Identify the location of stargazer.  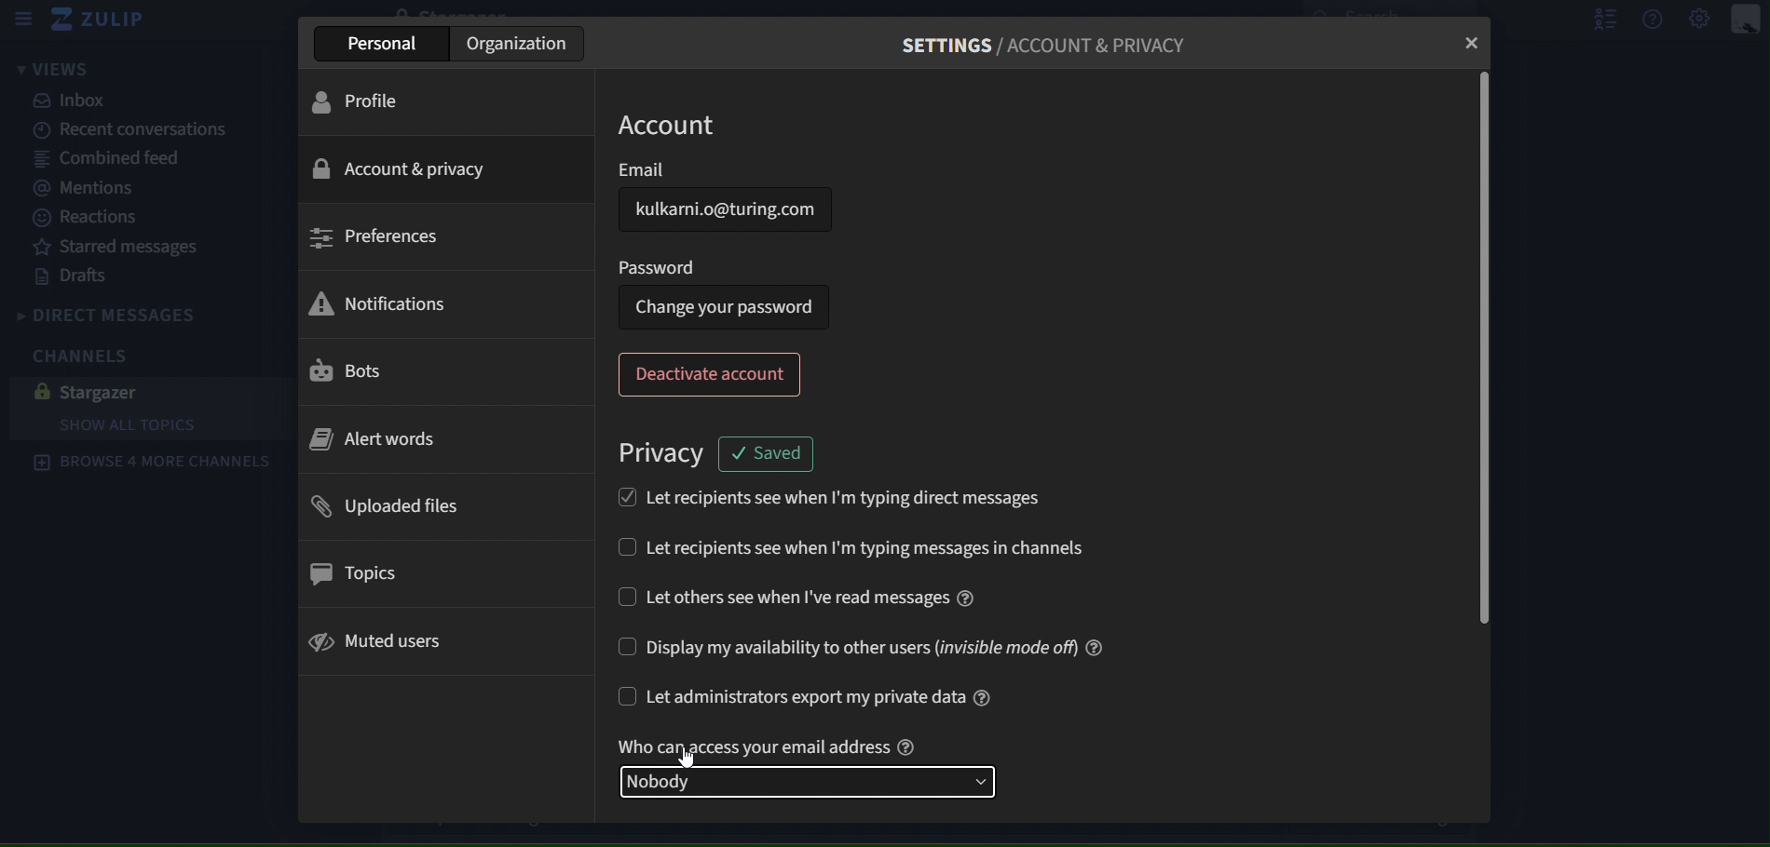
(97, 391).